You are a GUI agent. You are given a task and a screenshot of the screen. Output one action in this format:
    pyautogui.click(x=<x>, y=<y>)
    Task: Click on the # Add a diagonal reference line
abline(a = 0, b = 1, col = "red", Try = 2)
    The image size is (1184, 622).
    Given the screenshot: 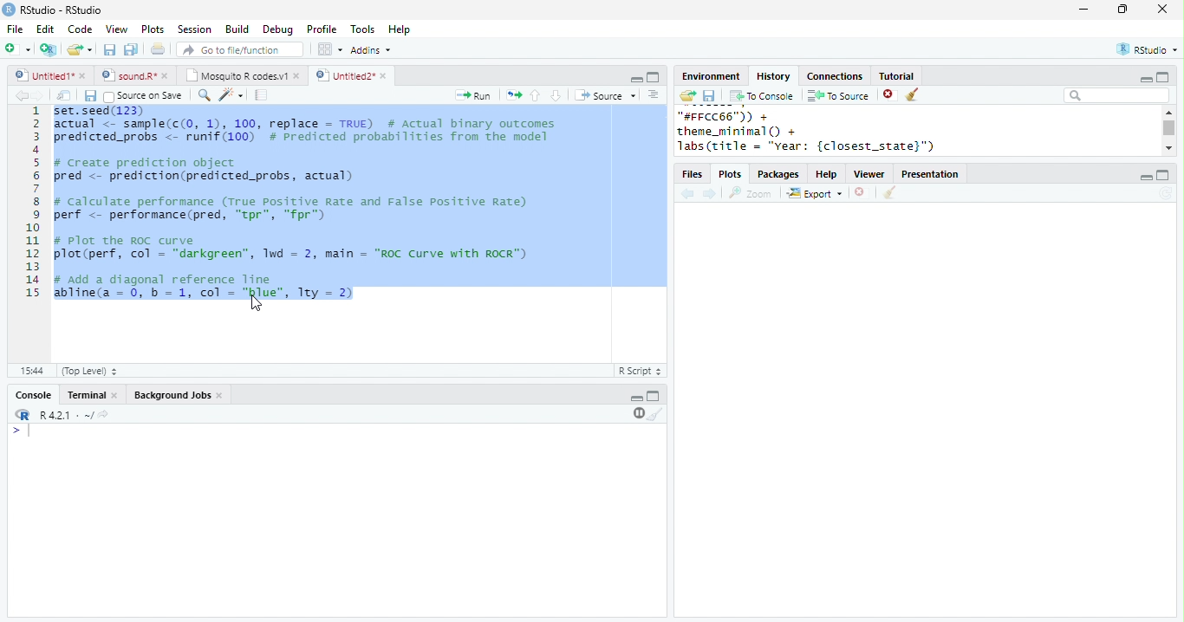 What is the action you would take?
    pyautogui.click(x=203, y=286)
    